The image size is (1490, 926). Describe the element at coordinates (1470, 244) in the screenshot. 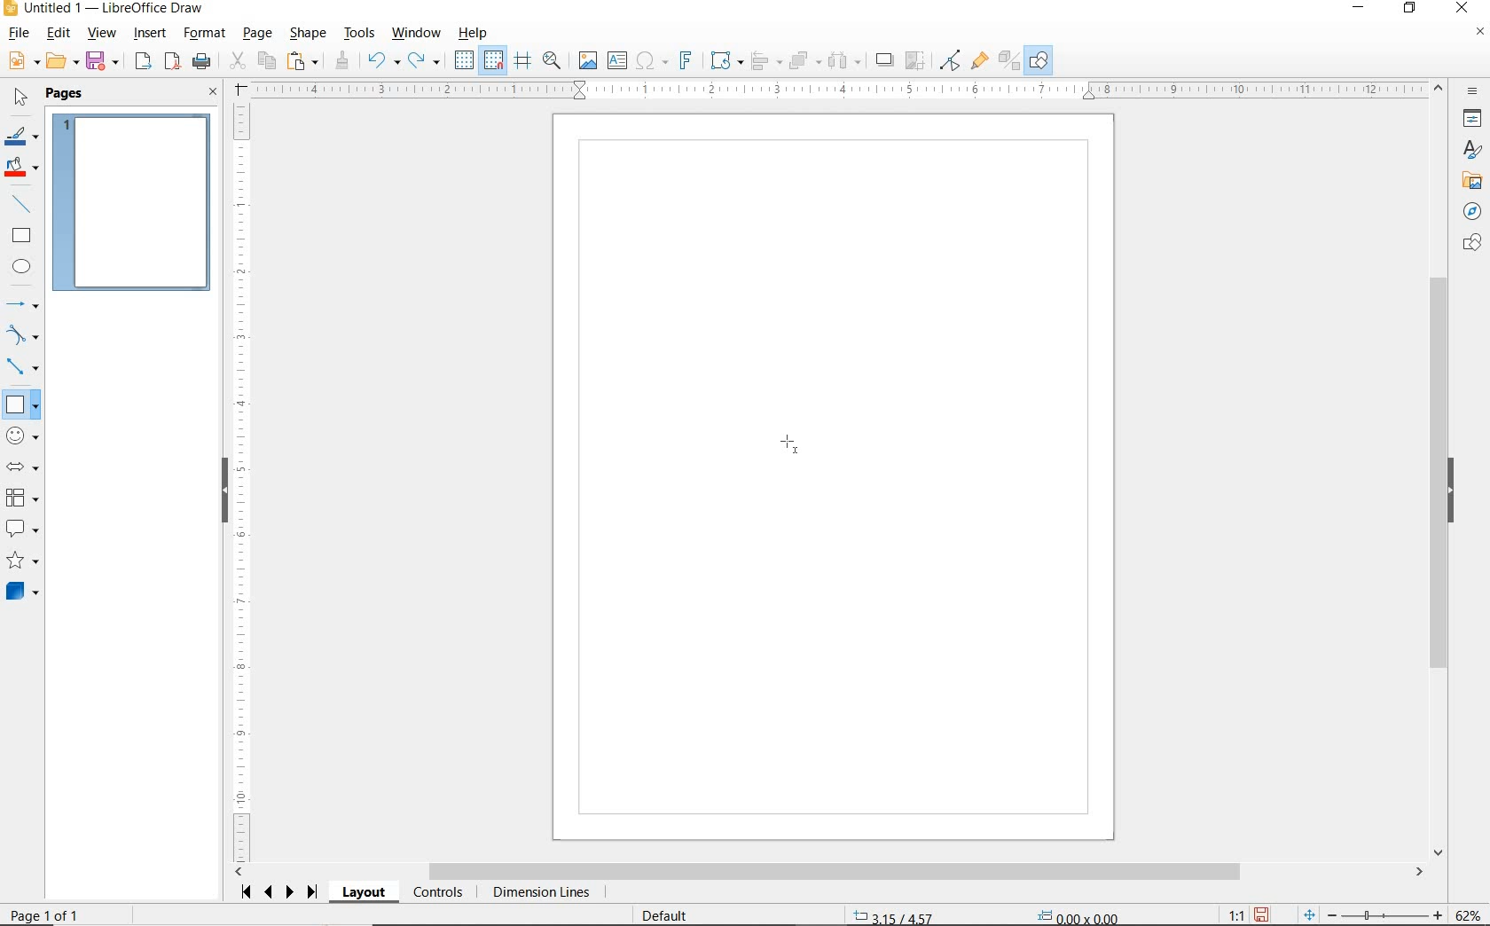

I see `SHAPES` at that location.